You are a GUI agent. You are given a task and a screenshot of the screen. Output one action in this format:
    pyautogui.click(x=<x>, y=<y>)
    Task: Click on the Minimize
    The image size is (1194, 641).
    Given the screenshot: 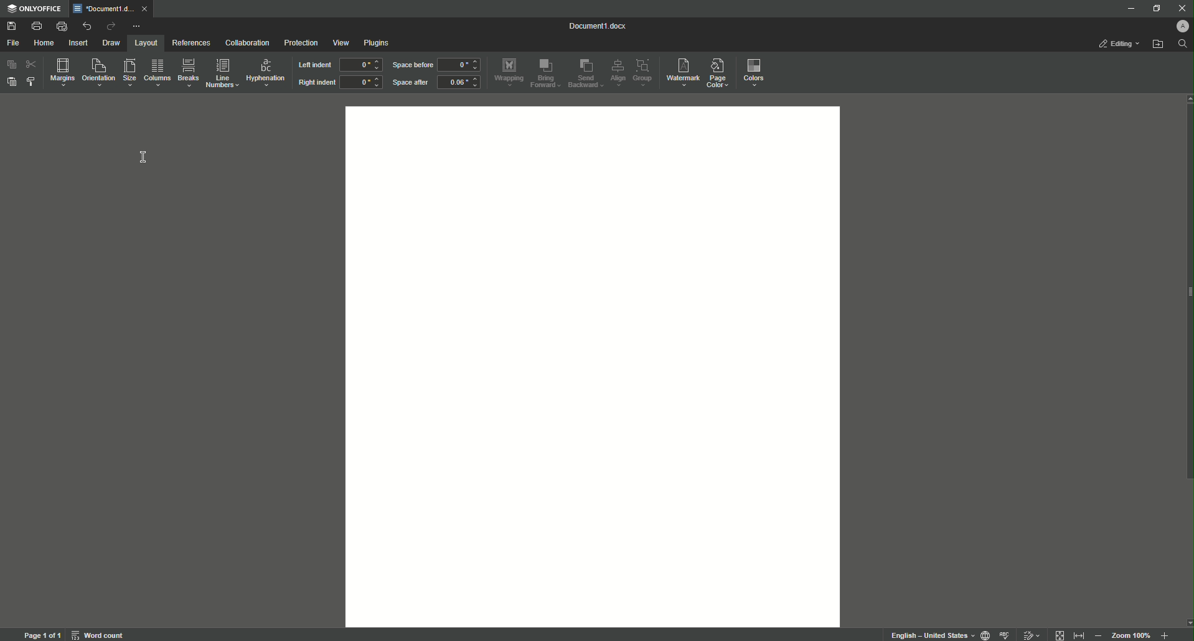 What is the action you would take?
    pyautogui.click(x=1129, y=9)
    